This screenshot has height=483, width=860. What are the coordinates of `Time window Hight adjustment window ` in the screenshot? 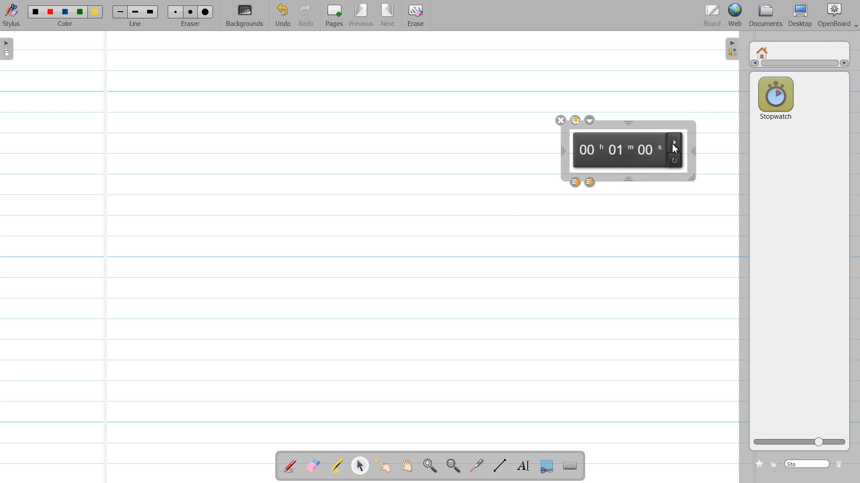 It's located at (628, 123).